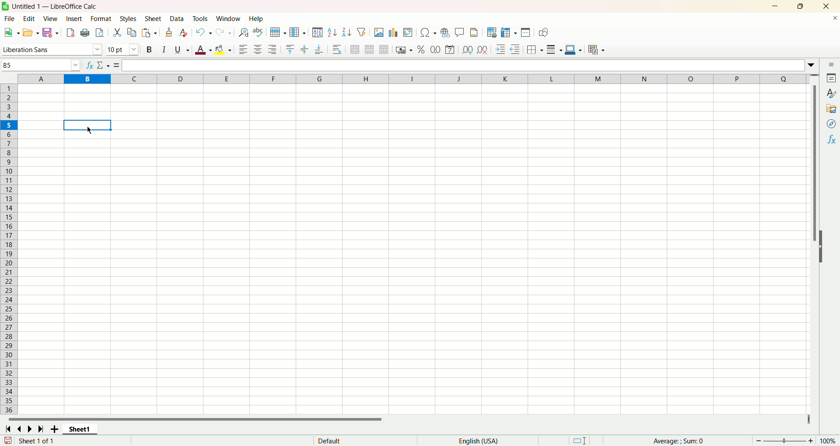 This screenshot has height=446, width=840. I want to click on merge and center cells, so click(353, 49).